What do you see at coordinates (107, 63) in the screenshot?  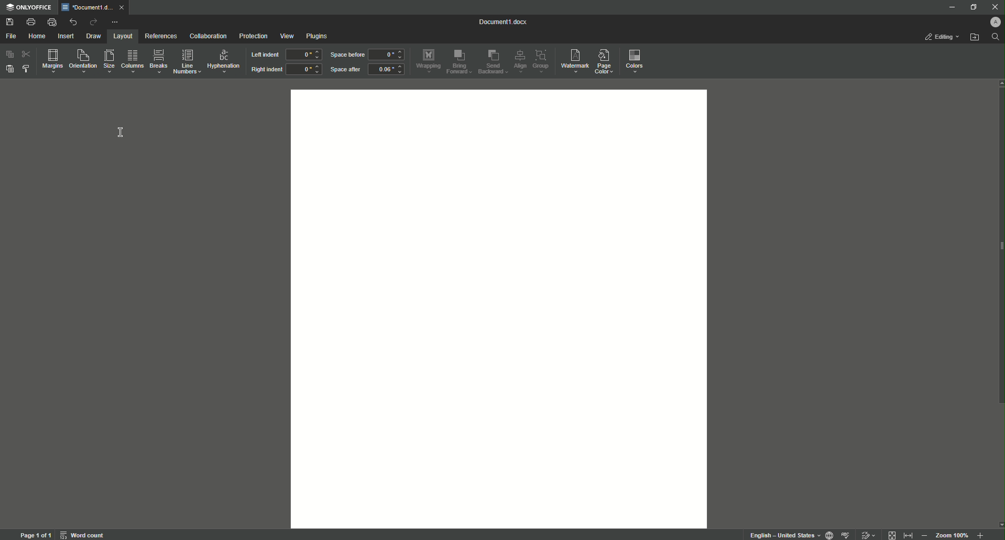 I see `Size` at bounding box center [107, 63].